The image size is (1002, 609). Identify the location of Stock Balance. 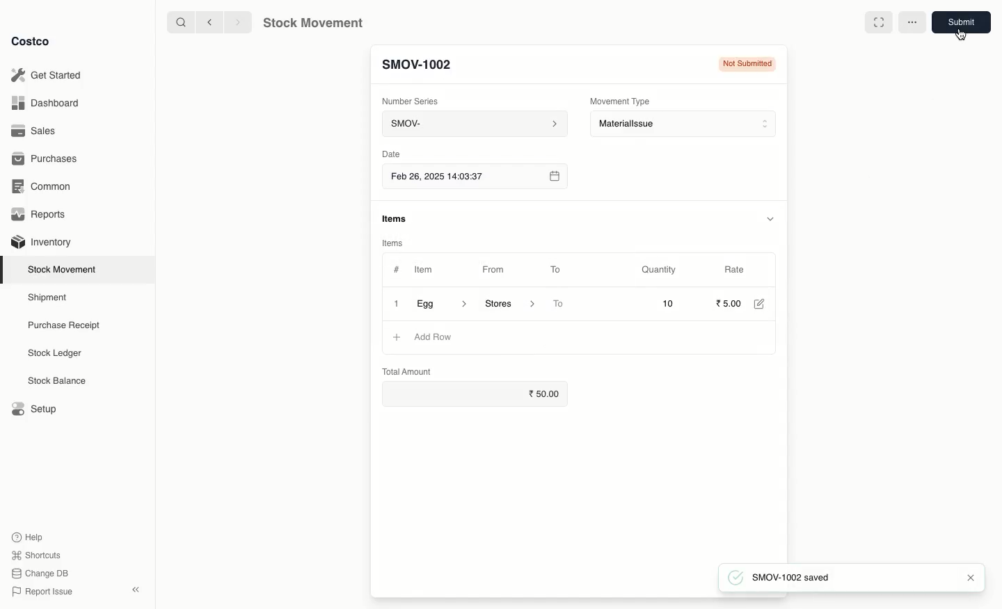
(58, 381).